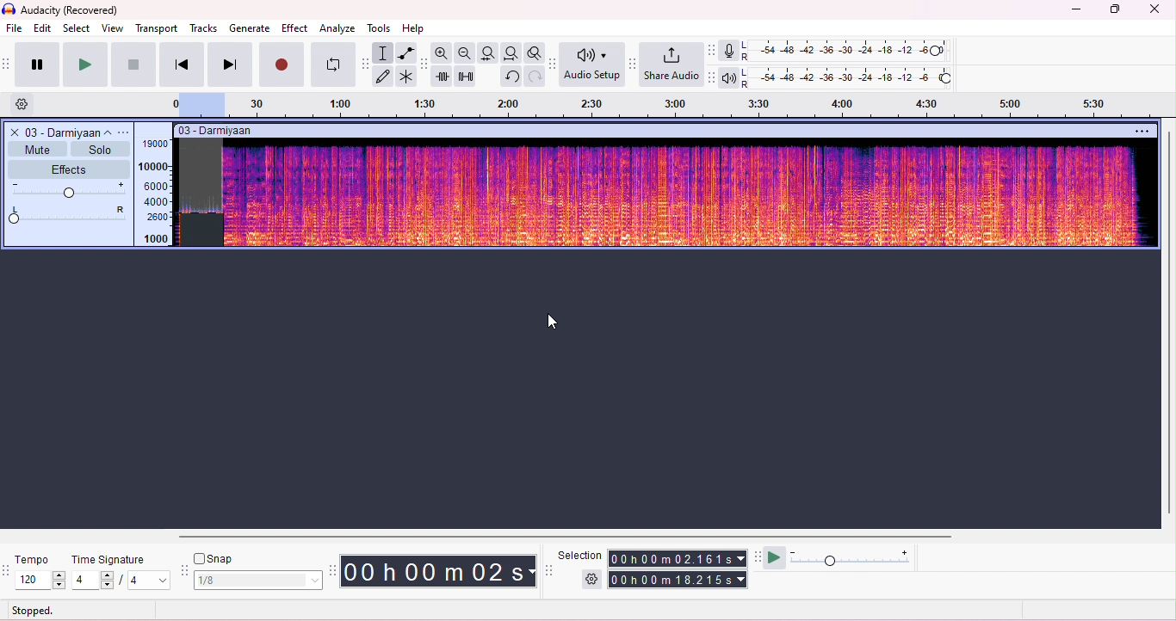 The image size is (1176, 621). What do you see at coordinates (1168, 323) in the screenshot?
I see `vertical scroll bar` at bounding box center [1168, 323].